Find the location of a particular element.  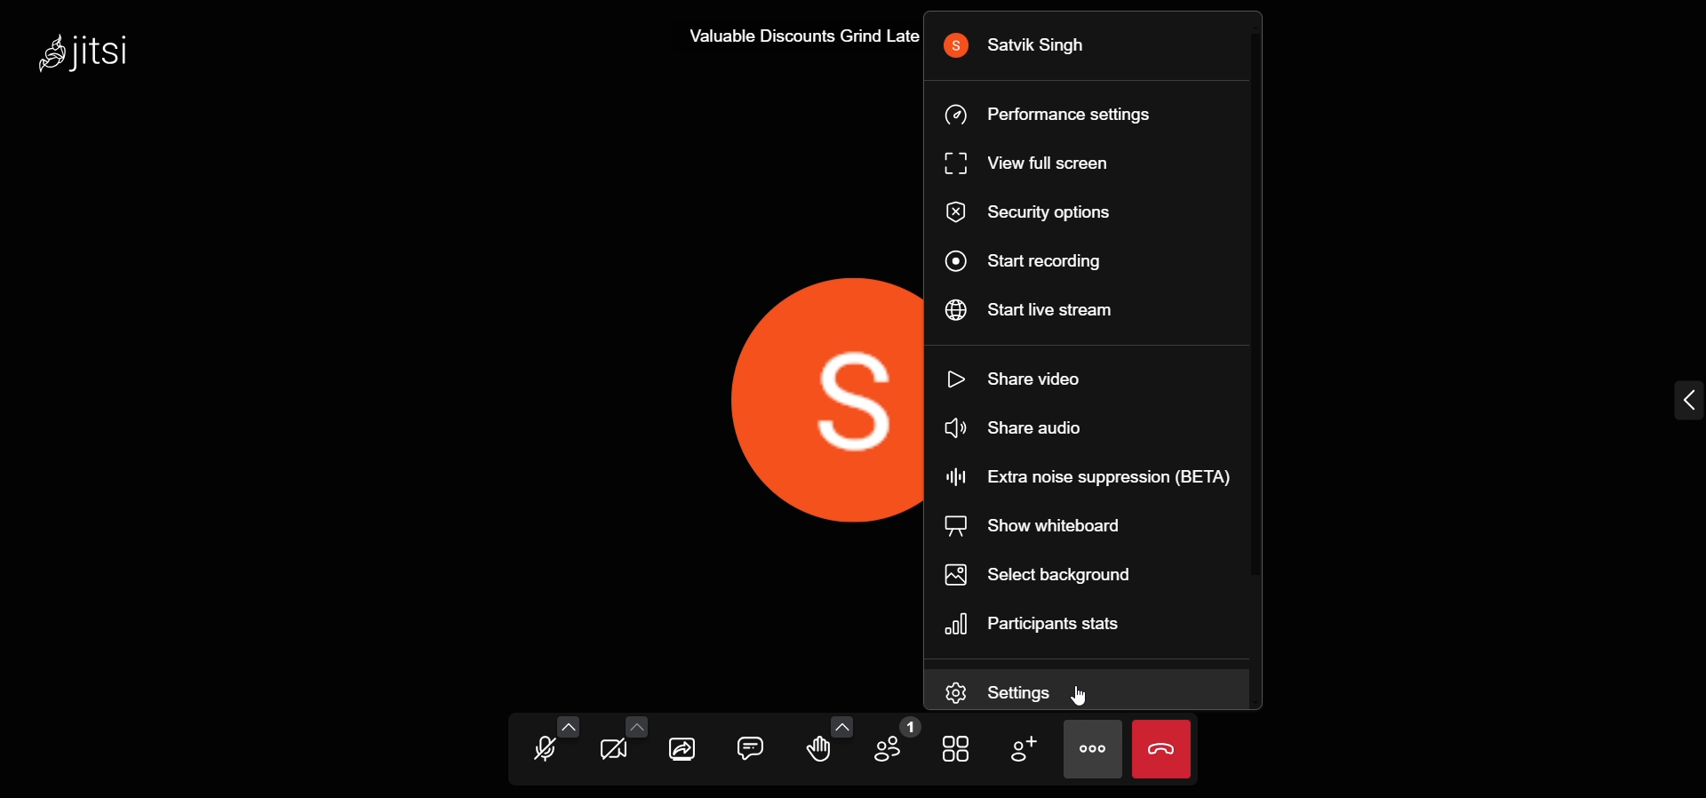

participants is located at coordinates (894, 743).